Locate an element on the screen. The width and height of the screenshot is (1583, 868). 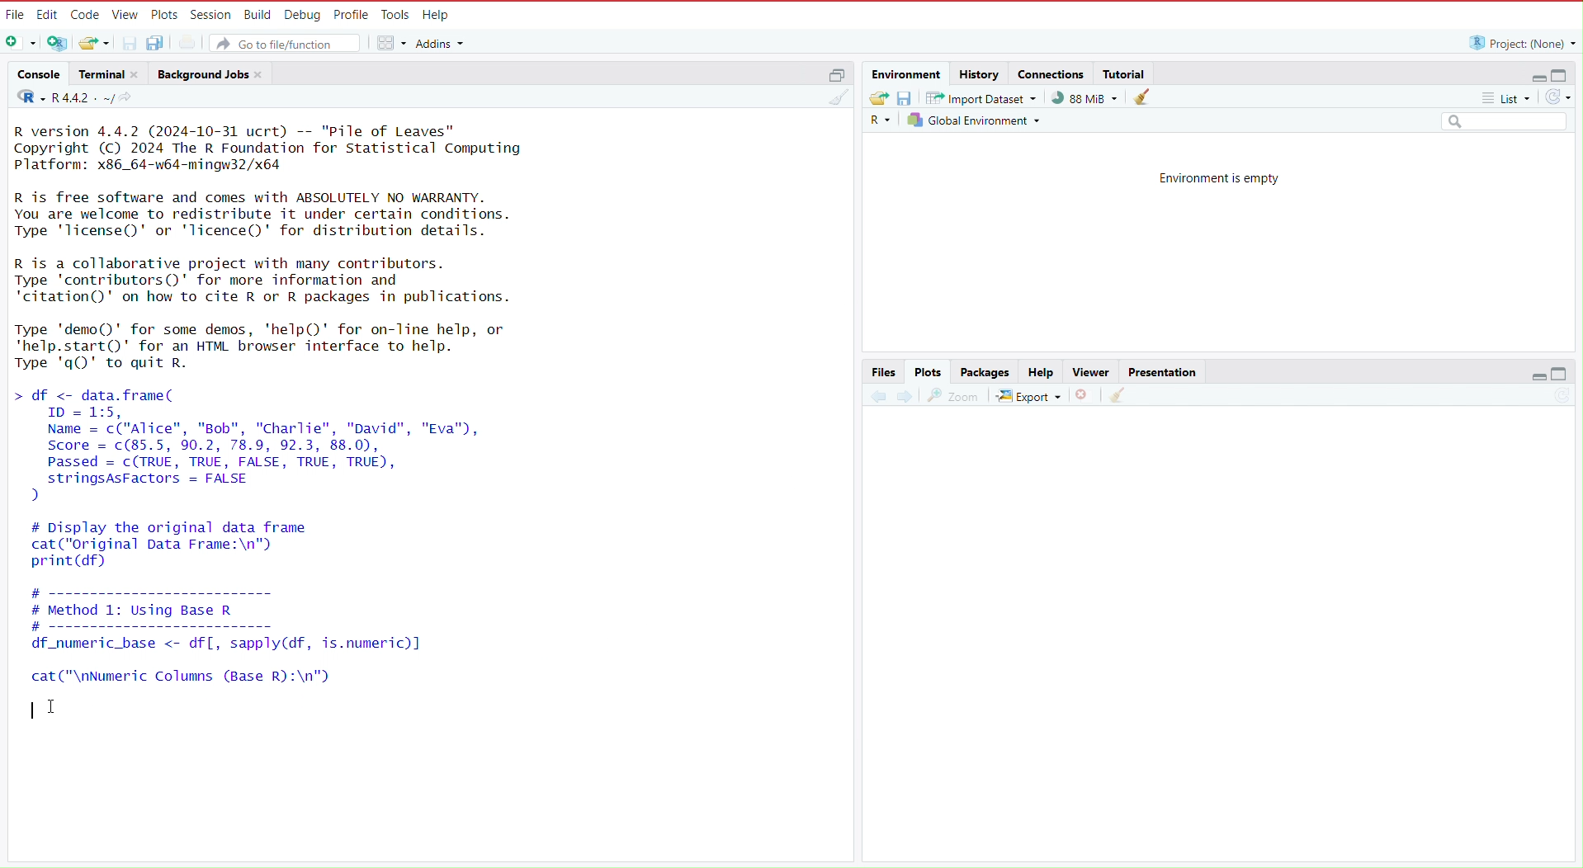
New file is located at coordinates (20, 41).